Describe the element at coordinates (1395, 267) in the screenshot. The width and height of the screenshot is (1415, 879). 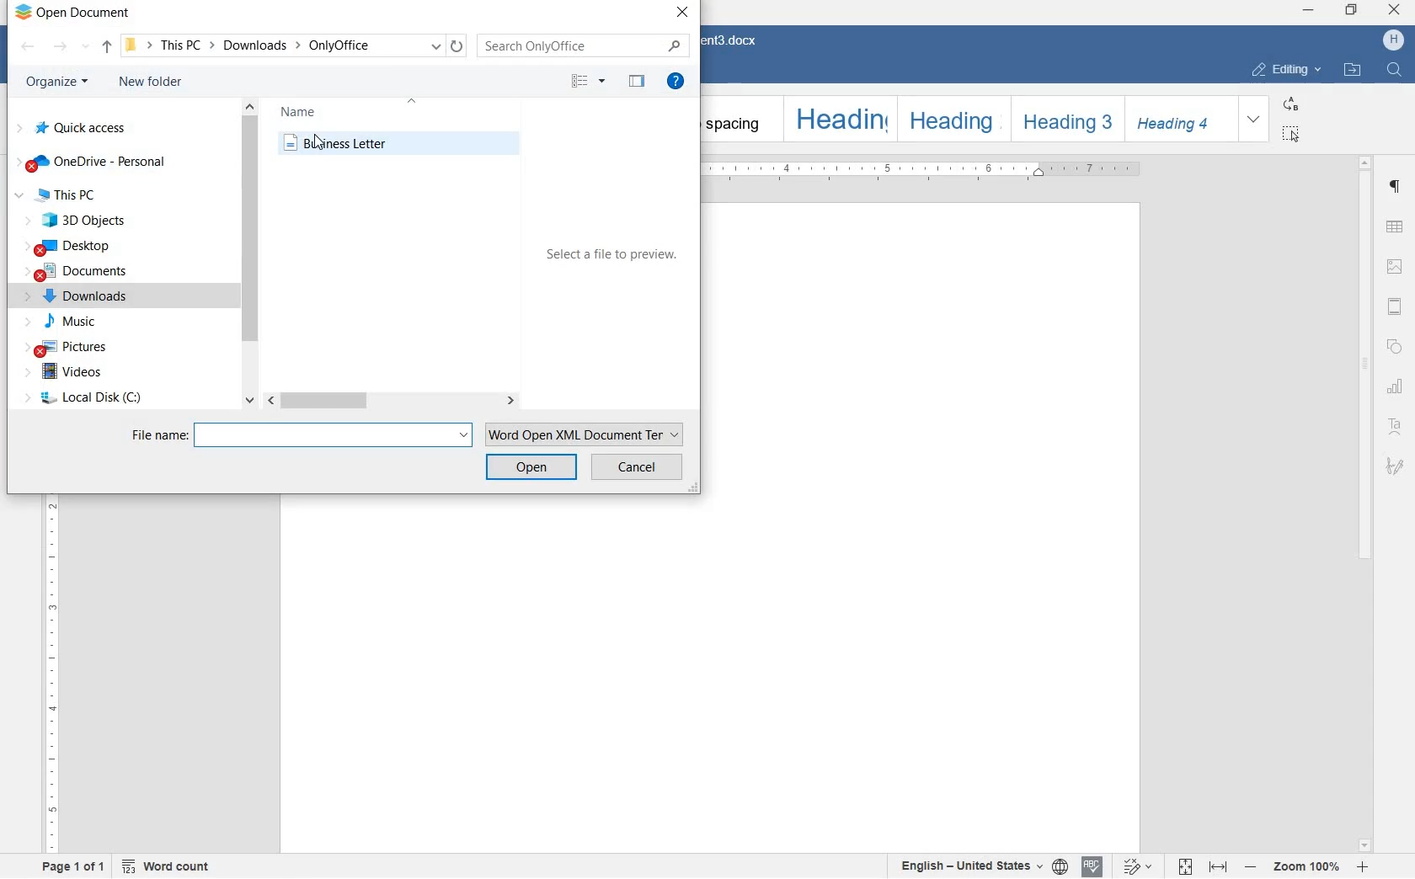
I see `image settings` at that location.